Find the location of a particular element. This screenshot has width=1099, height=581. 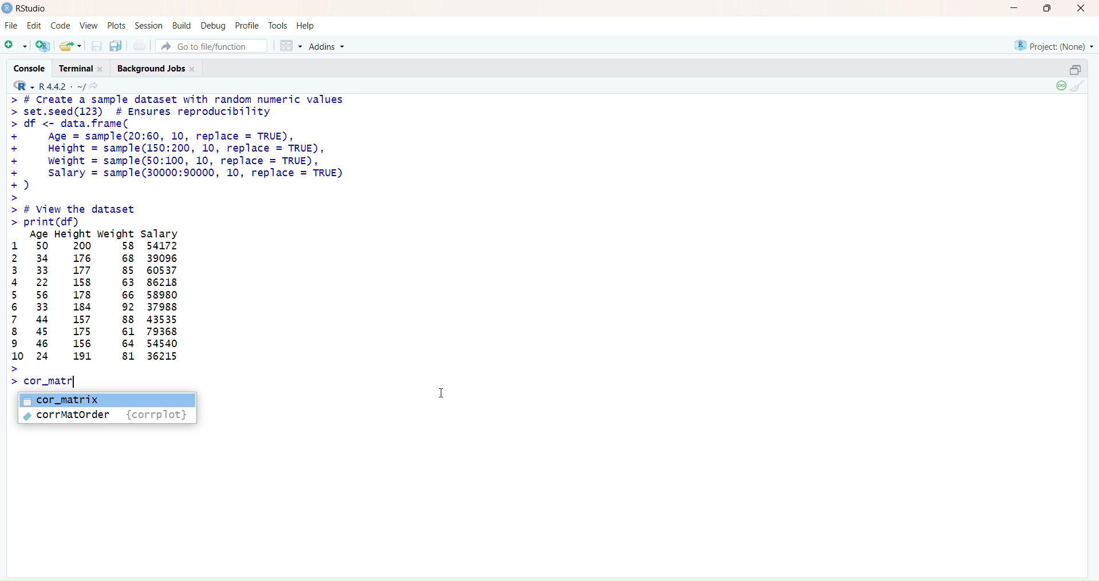

Help is located at coordinates (305, 23).